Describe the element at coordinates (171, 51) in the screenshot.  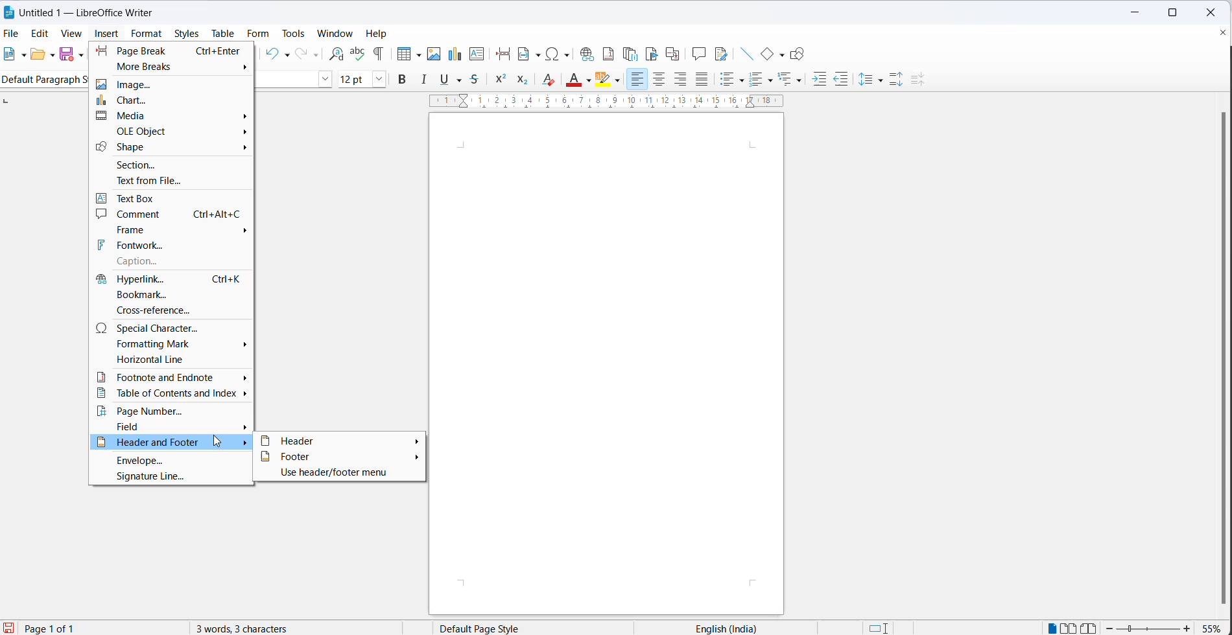
I see `page break` at that location.